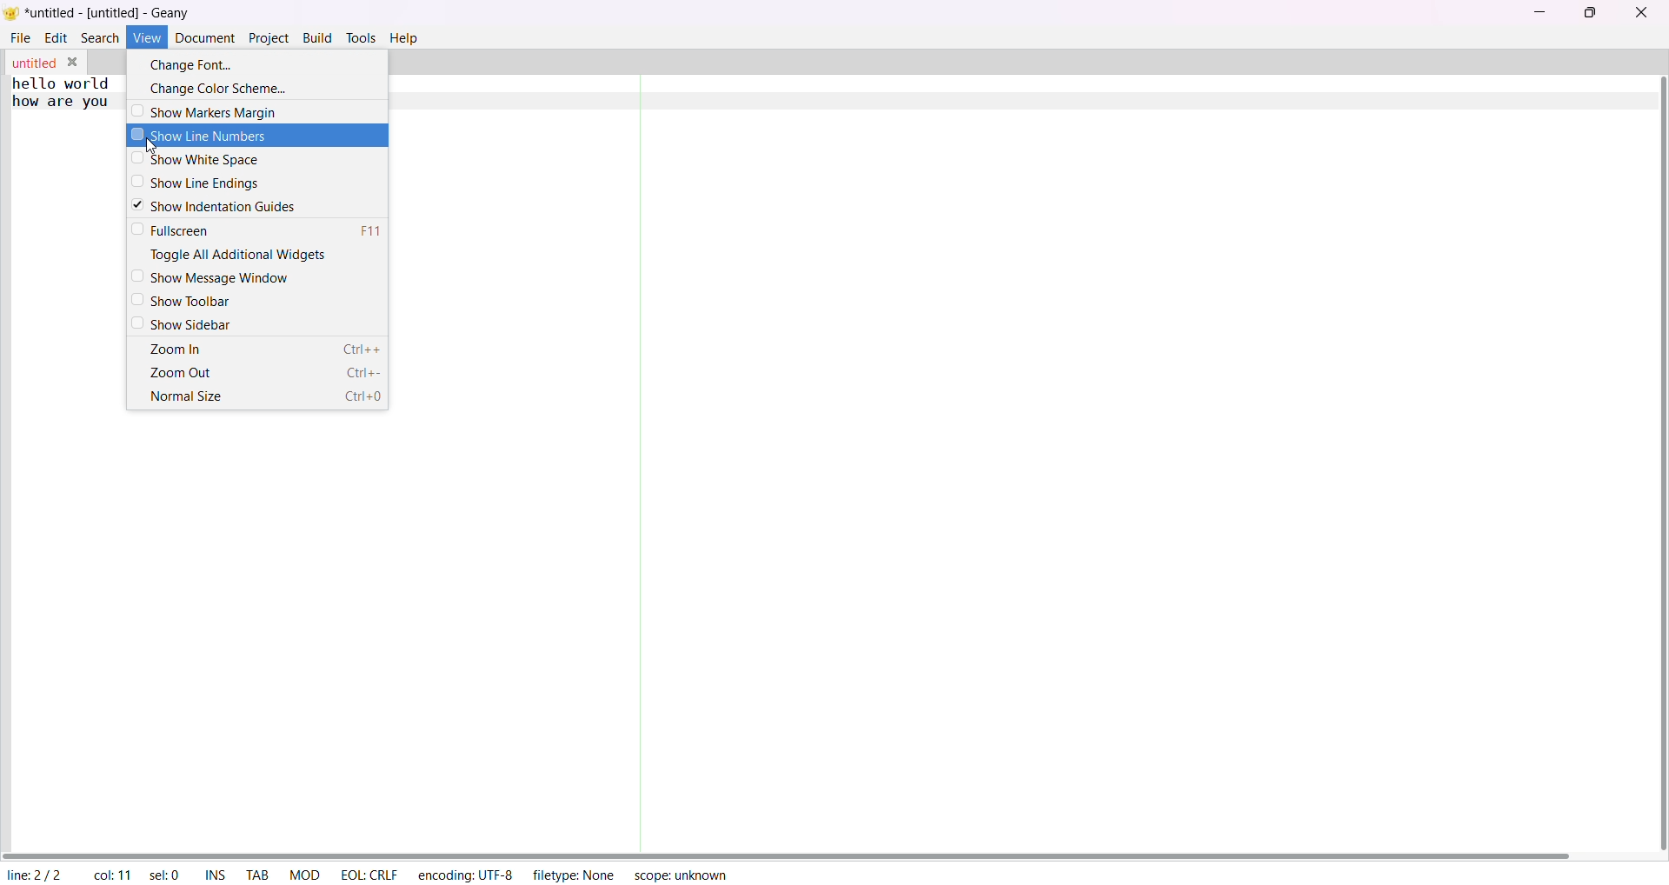 Image resolution: width=1669 pixels, height=885 pixels. What do you see at coordinates (681, 875) in the screenshot?
I see `scope` at bounding box center [681, 875].